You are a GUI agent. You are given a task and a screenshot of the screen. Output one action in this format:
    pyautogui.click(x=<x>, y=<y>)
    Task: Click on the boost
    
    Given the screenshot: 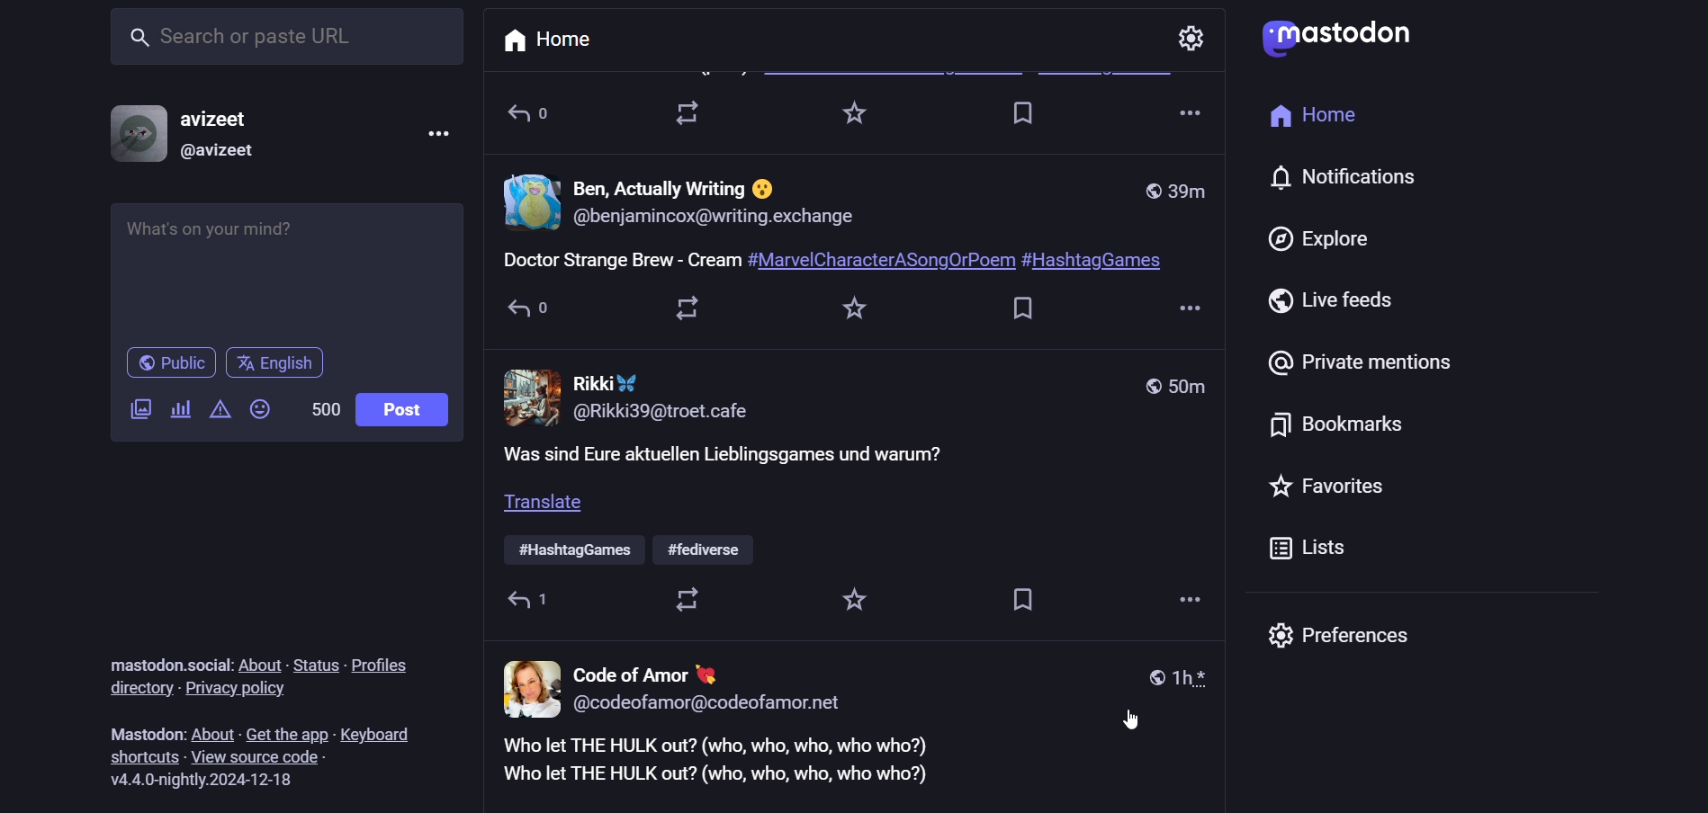 What is the action you would take?
    pyautogui.click(x=692, y=112)
    